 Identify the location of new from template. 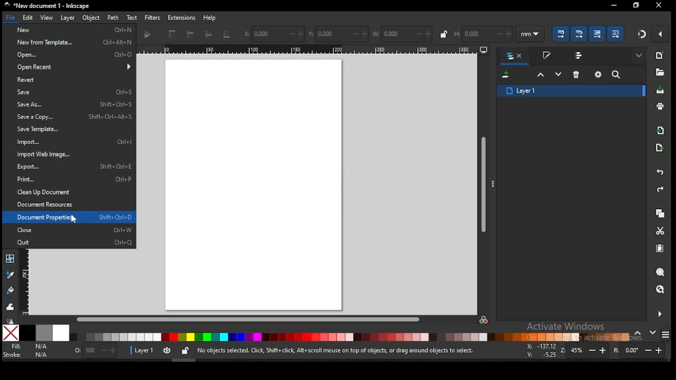
(72, 42).